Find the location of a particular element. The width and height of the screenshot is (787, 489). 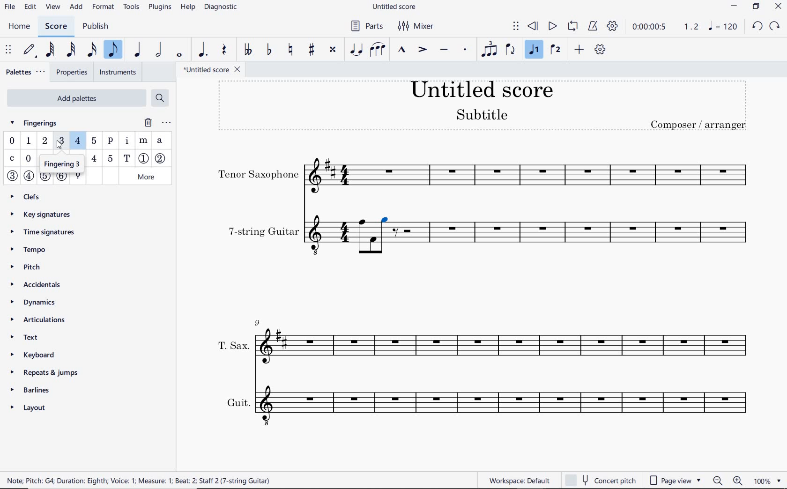

STACCATO is located at coordinates (465, 49).